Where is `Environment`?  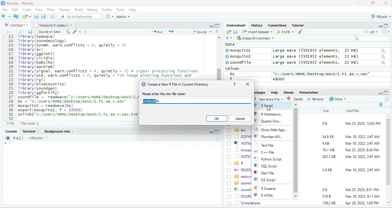
Environment is located at coordinates (236, 25).